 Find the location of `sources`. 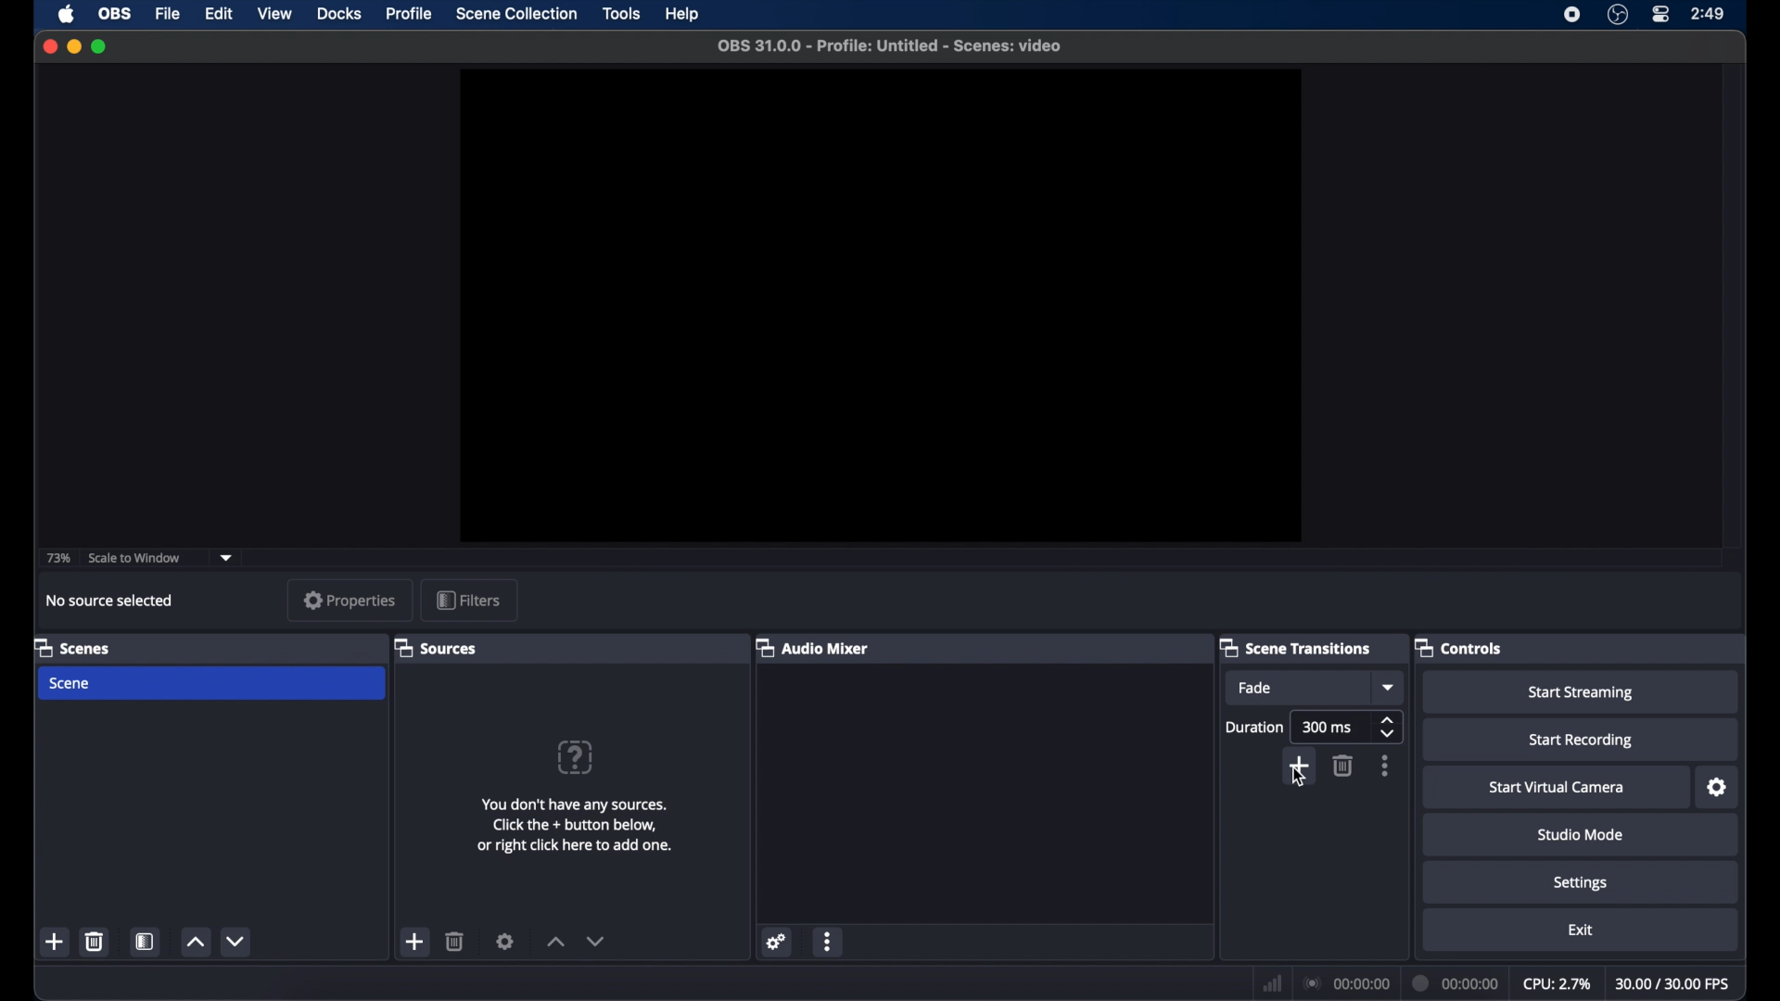

sources is located at coordinates (435, 649).